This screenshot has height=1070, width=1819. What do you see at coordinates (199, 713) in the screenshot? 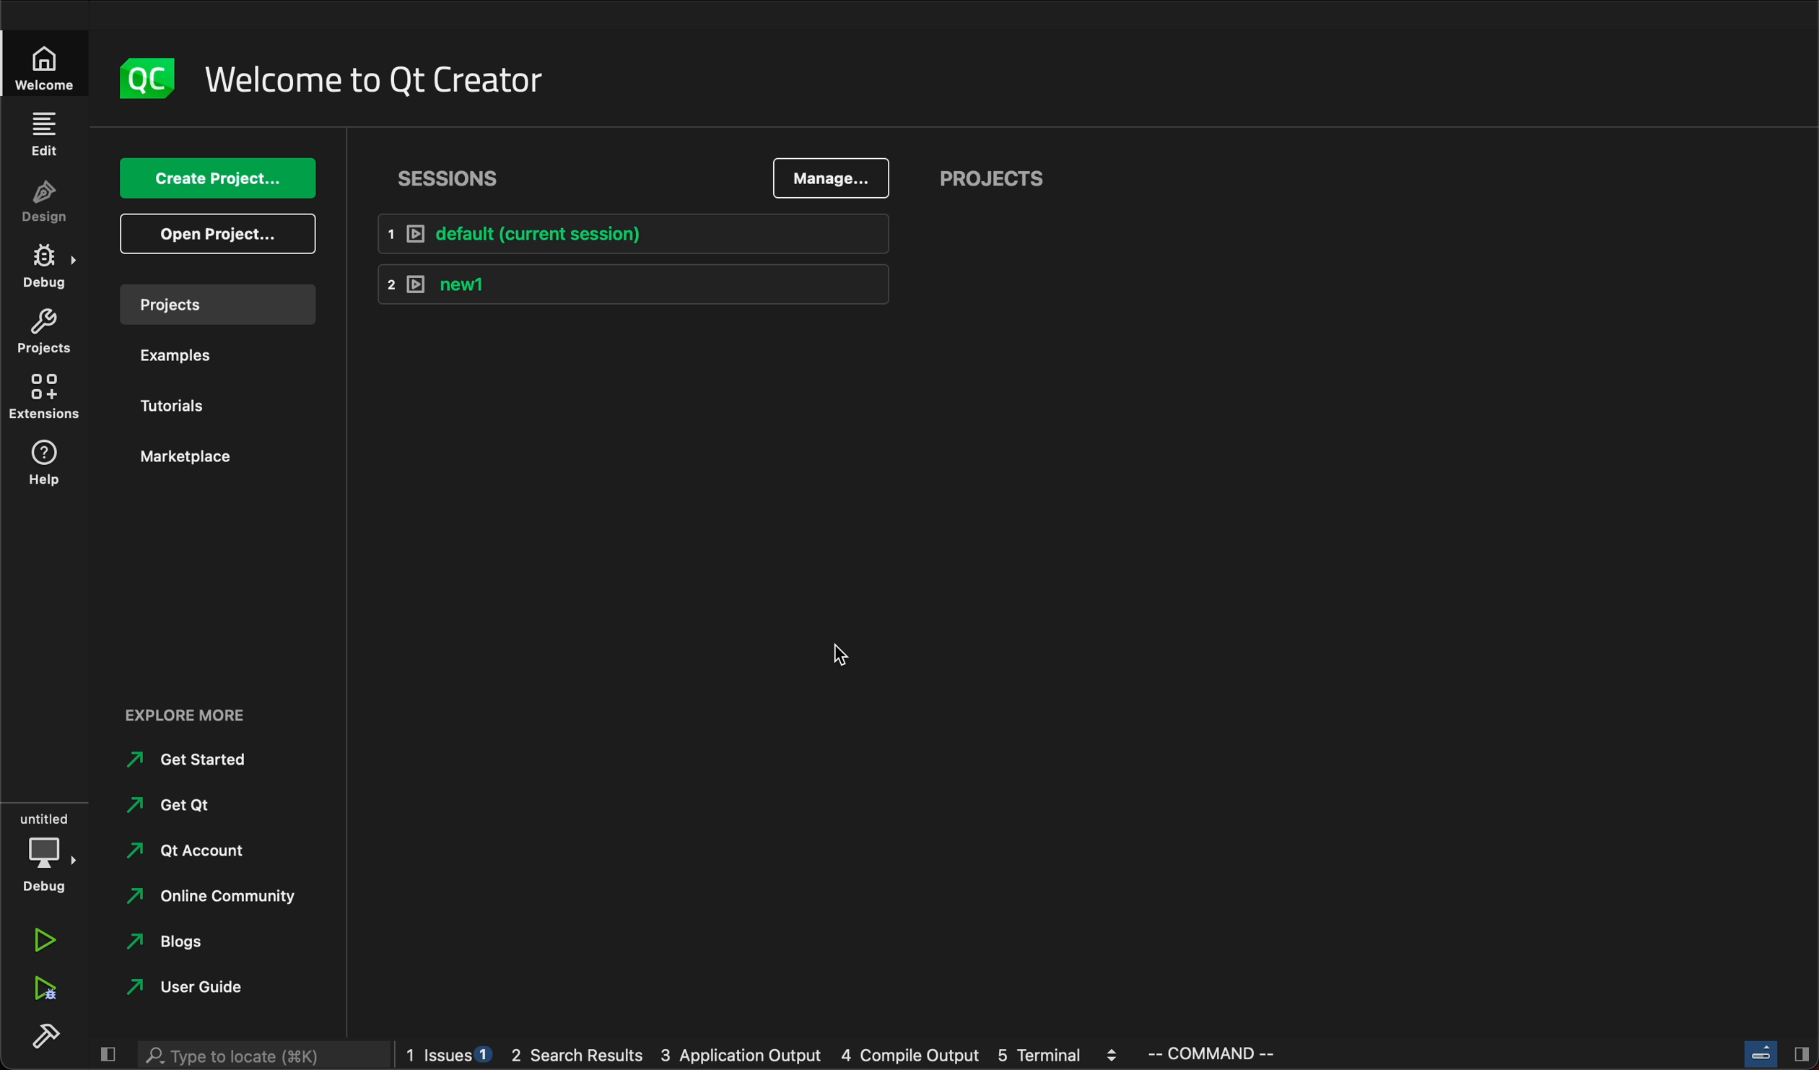
I see `explore more` at bounding box center [199, 713].